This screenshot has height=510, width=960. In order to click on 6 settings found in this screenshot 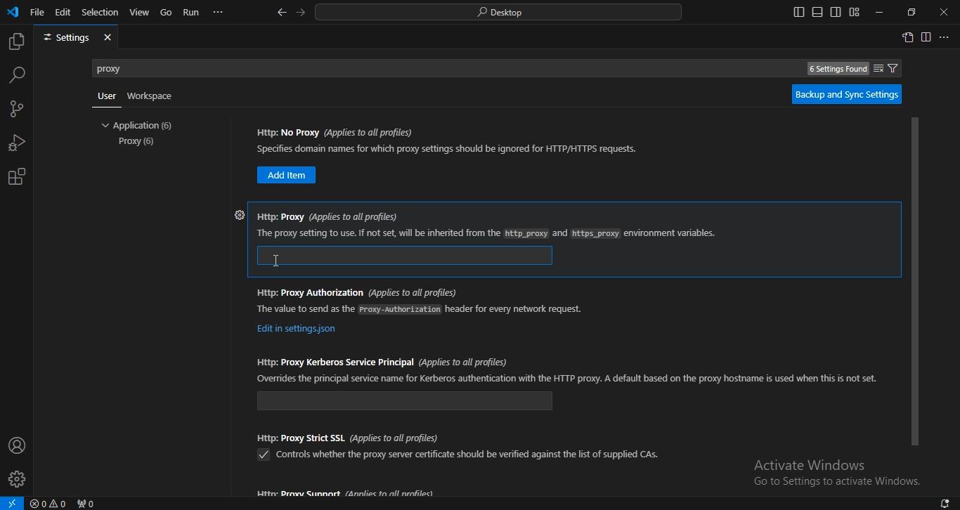, I will do `click(834, 70)`.